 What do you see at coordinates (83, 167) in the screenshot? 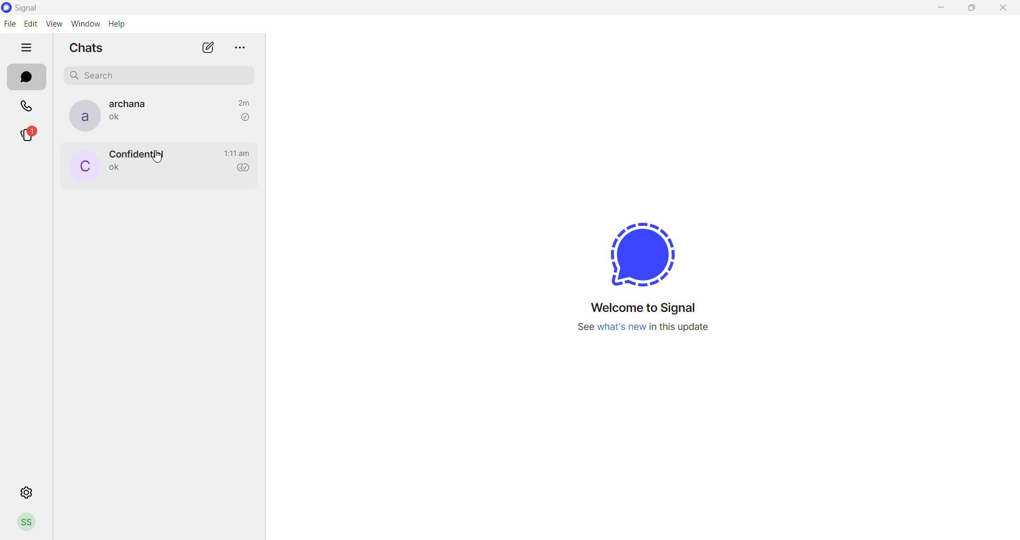
I see `profile picture` at bounding box center [83, 167].